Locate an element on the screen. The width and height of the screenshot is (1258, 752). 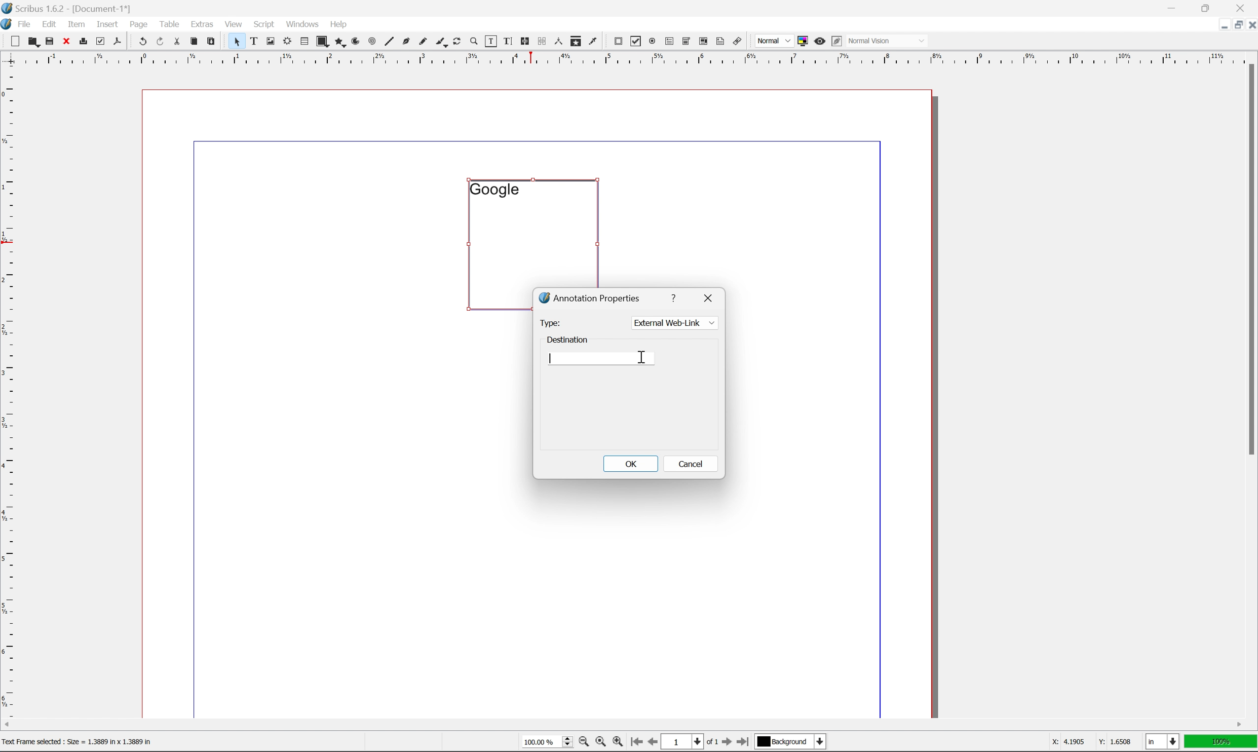
redo is located at coordinates (161, 42).